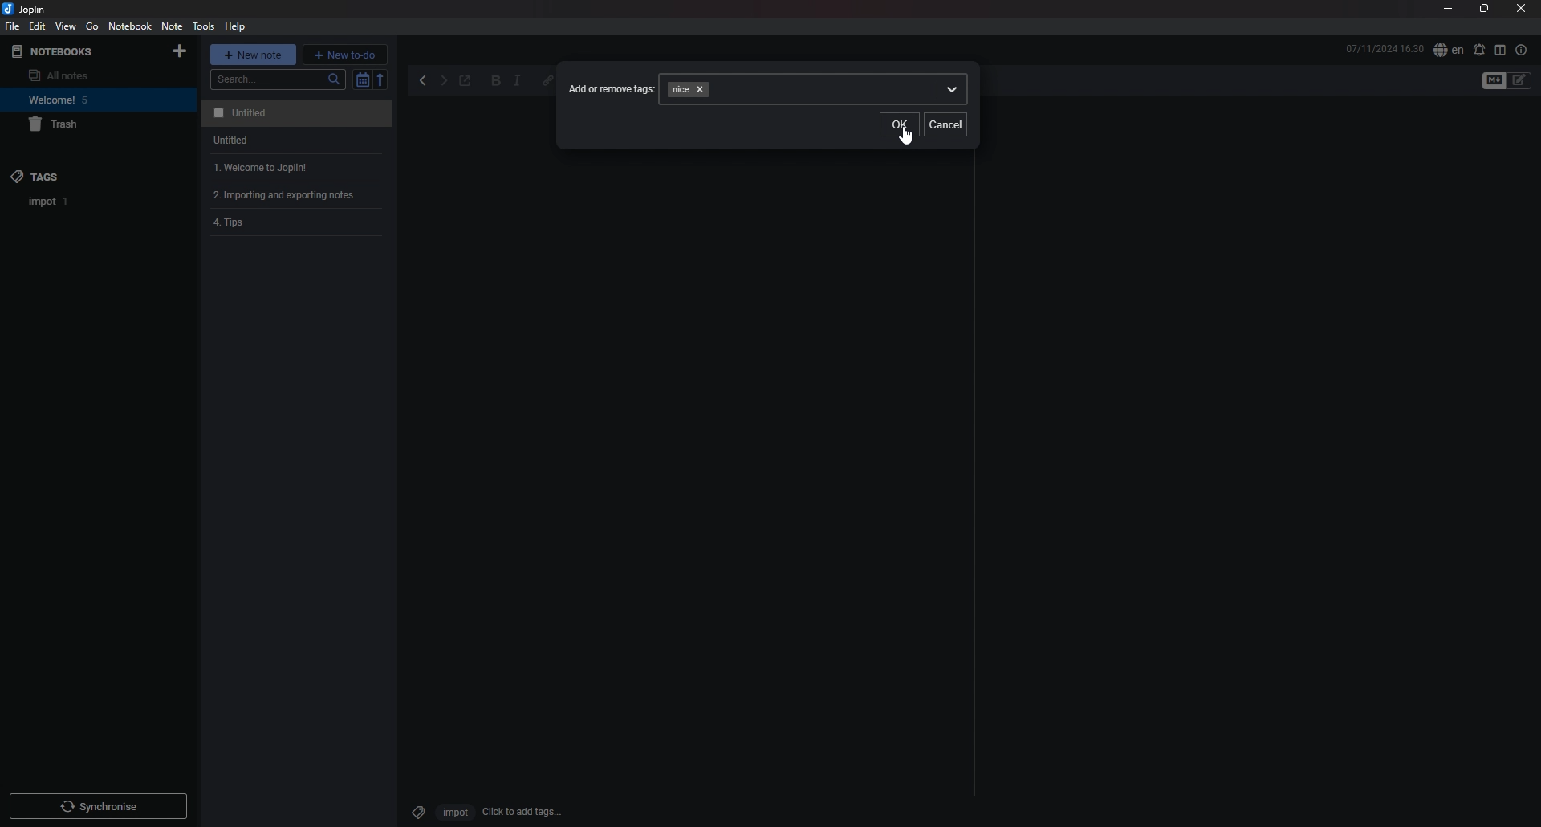 The image size is (1541, 827). What do you see at coordinates (1448, 10) in the screenshot?
I see `minimize` at bounding box center [1448, 10].